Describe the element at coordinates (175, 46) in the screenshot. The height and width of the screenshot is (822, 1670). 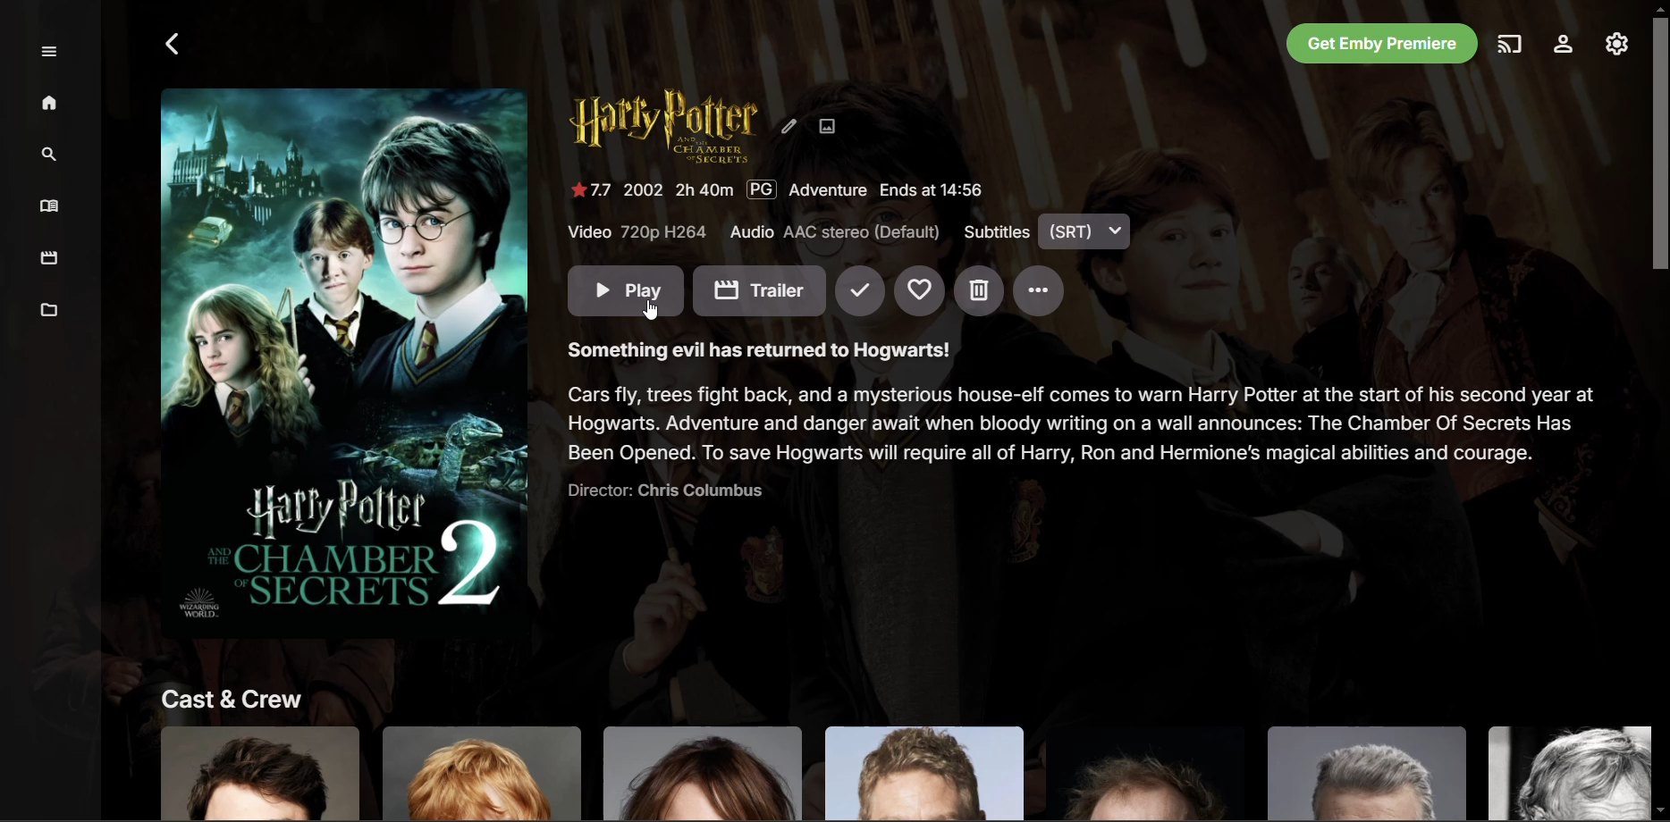
I see `Back` at that location.